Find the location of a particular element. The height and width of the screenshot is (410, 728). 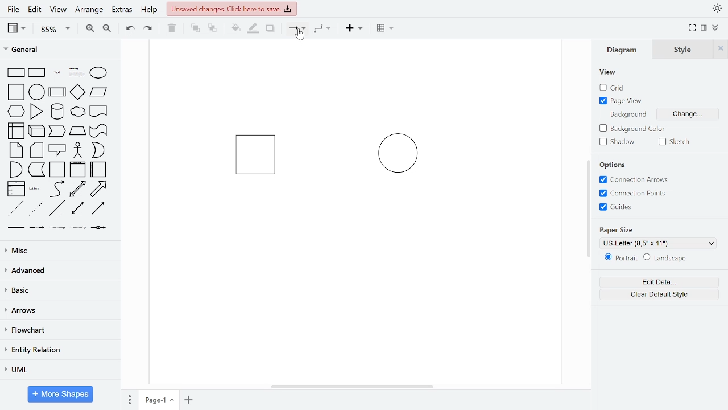

rectangle is located at coordinates (16, 73).